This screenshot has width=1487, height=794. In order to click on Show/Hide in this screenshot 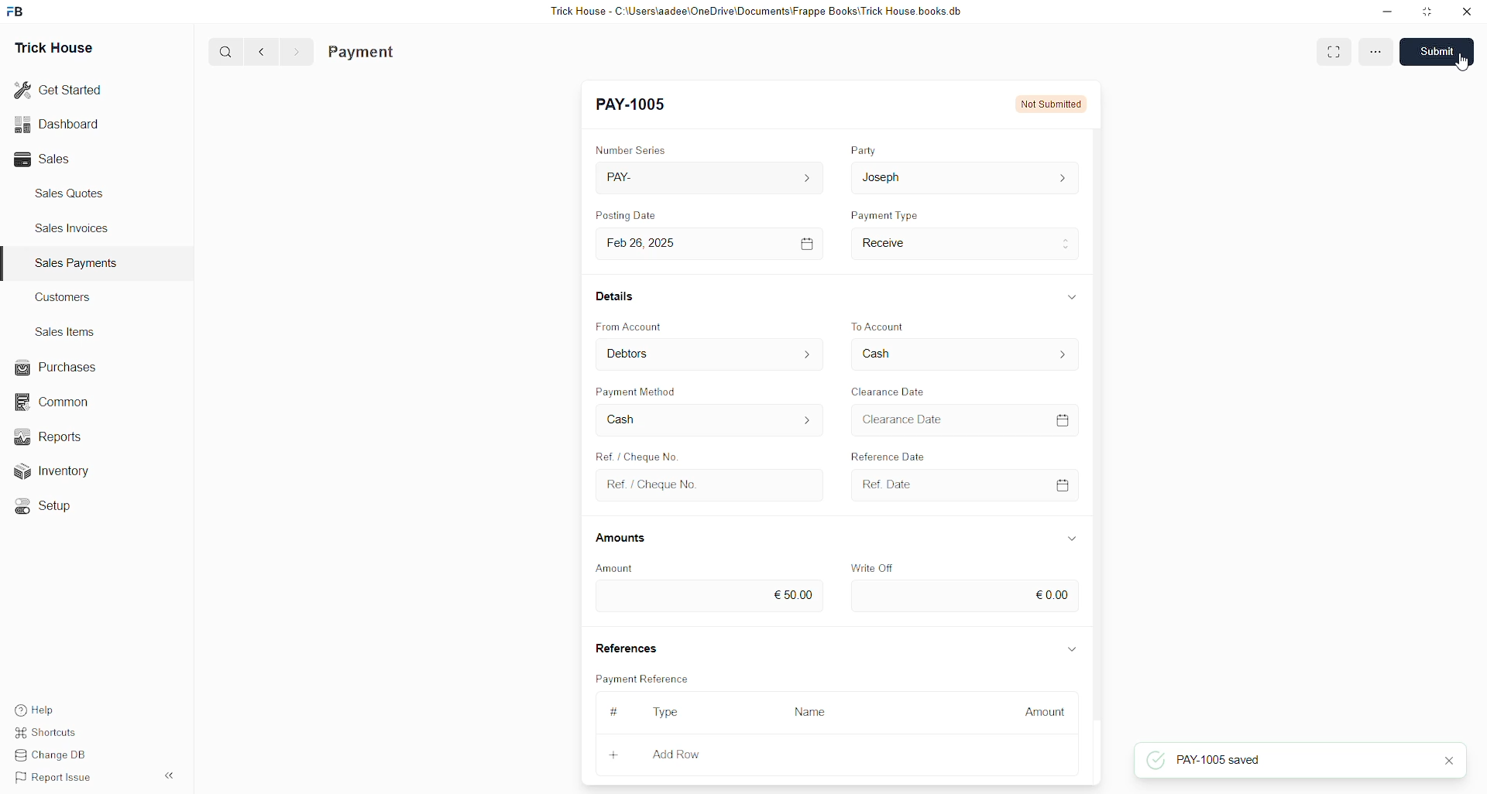, I will do `click(1071, 539)`.